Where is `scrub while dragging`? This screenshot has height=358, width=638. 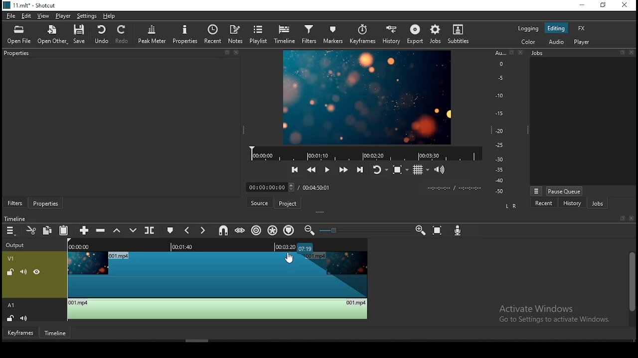 scrub while dragging is located at coordinates (241, 230).